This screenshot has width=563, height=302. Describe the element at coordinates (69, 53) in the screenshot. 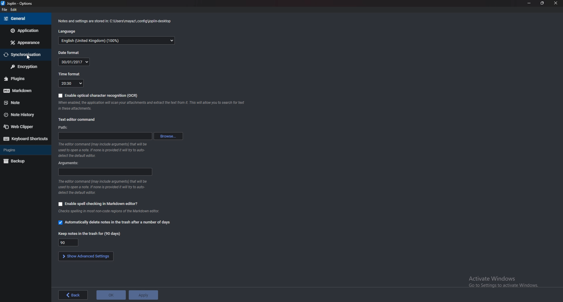

I see `date format` at that location.